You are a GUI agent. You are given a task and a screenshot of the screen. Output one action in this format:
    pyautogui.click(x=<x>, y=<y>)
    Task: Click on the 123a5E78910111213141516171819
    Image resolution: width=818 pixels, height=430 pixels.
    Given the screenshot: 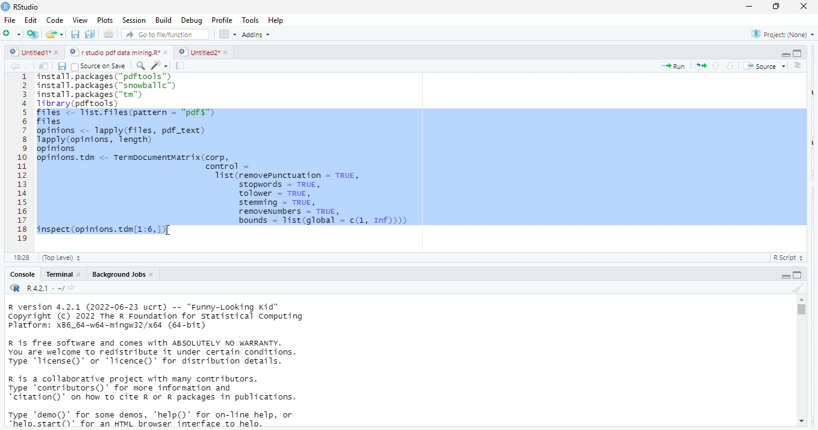 What is the action you would take?
    pyautogui.click(x=22, y=159)
    